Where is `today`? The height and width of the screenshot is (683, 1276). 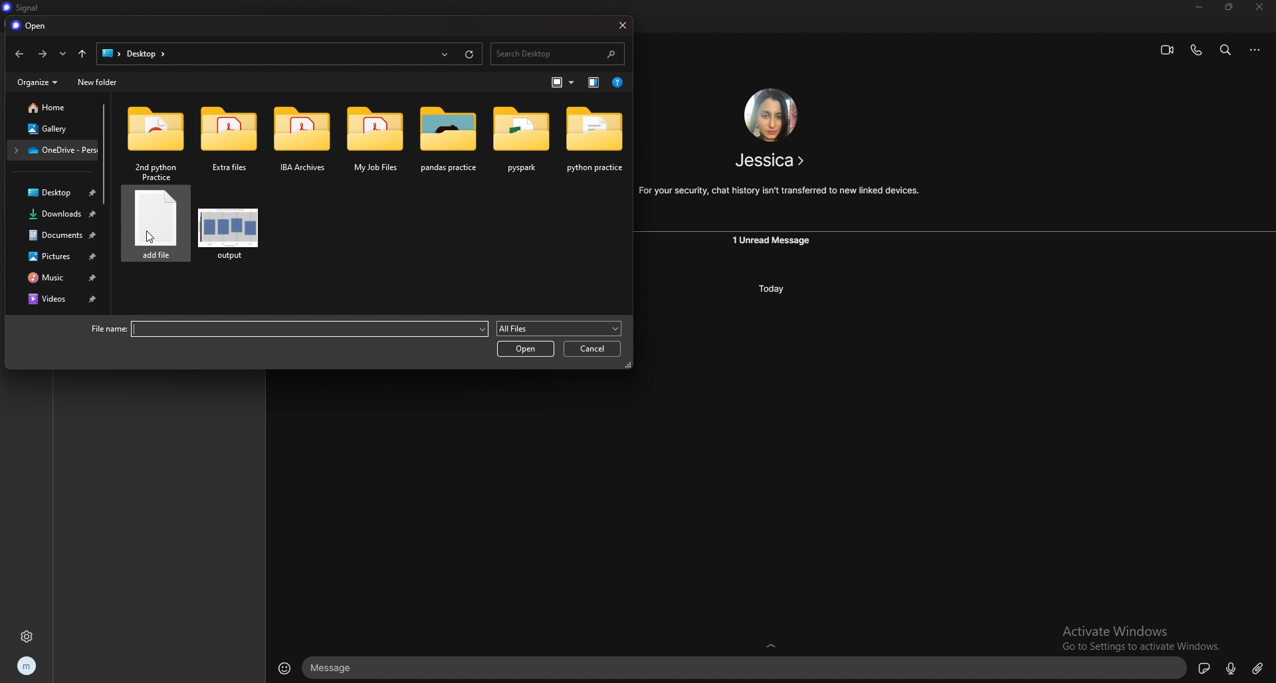 today is located at coordinates (769, 288).